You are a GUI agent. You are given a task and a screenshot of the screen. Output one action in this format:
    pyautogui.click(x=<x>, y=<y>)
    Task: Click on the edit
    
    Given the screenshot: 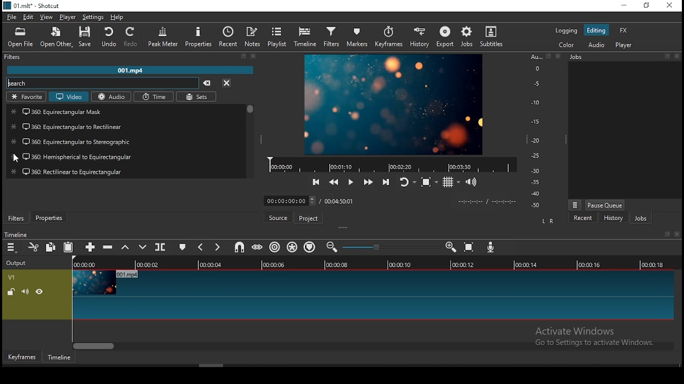 What is the action you would take?
    pyautogui.click(x=29, y=17)
    